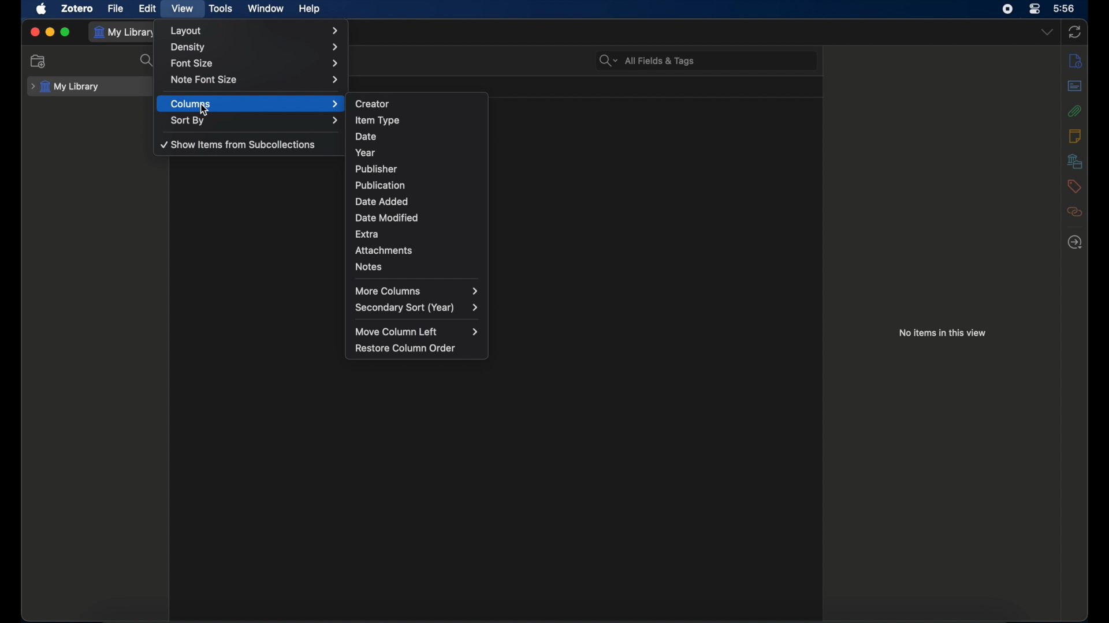  I want to click on dropdown, so click(1047, 32).